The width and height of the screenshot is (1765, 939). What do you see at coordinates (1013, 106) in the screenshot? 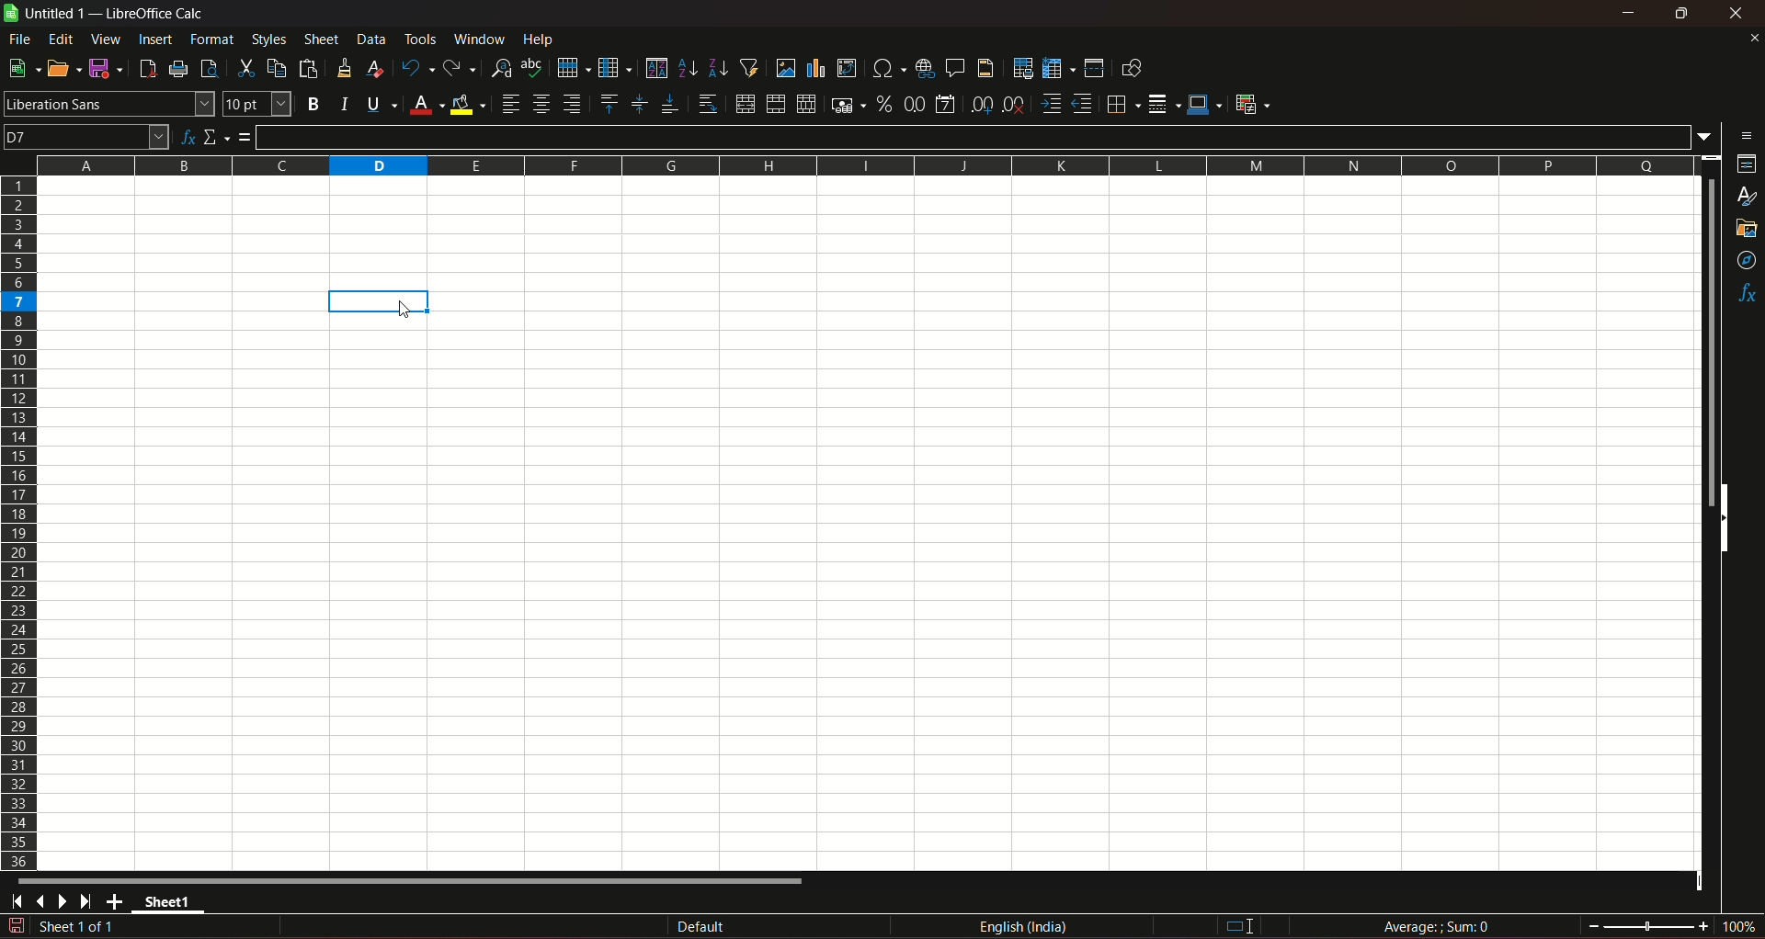
I see `delete decimal place` at bounding box center [1013, 106].